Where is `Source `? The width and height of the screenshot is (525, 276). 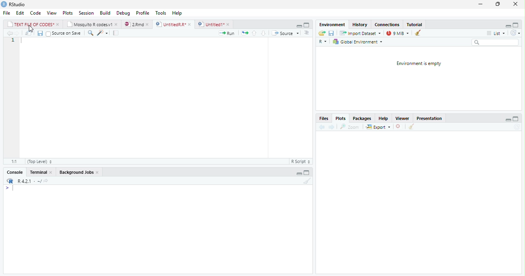 Source  is located at coordinates (287, 33).